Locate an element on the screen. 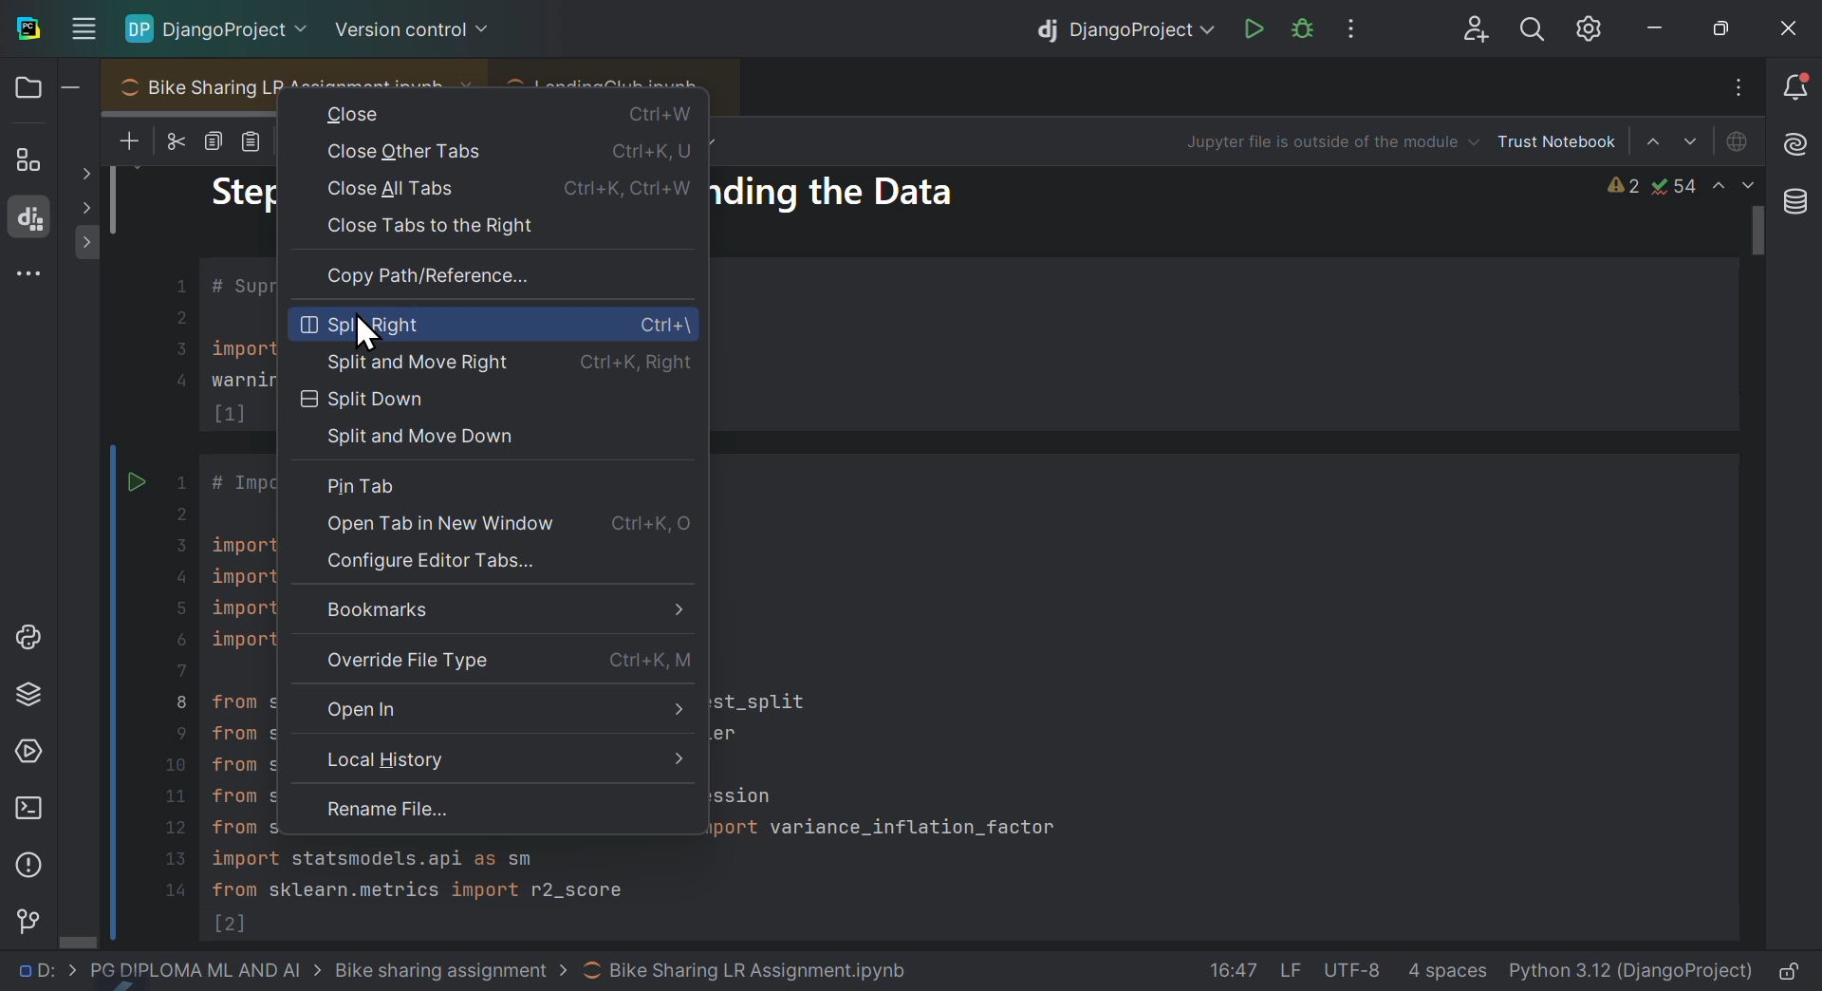 The height and width of the screenshot is (991, 1822). At maximise is located at coordinates (1720, 28).